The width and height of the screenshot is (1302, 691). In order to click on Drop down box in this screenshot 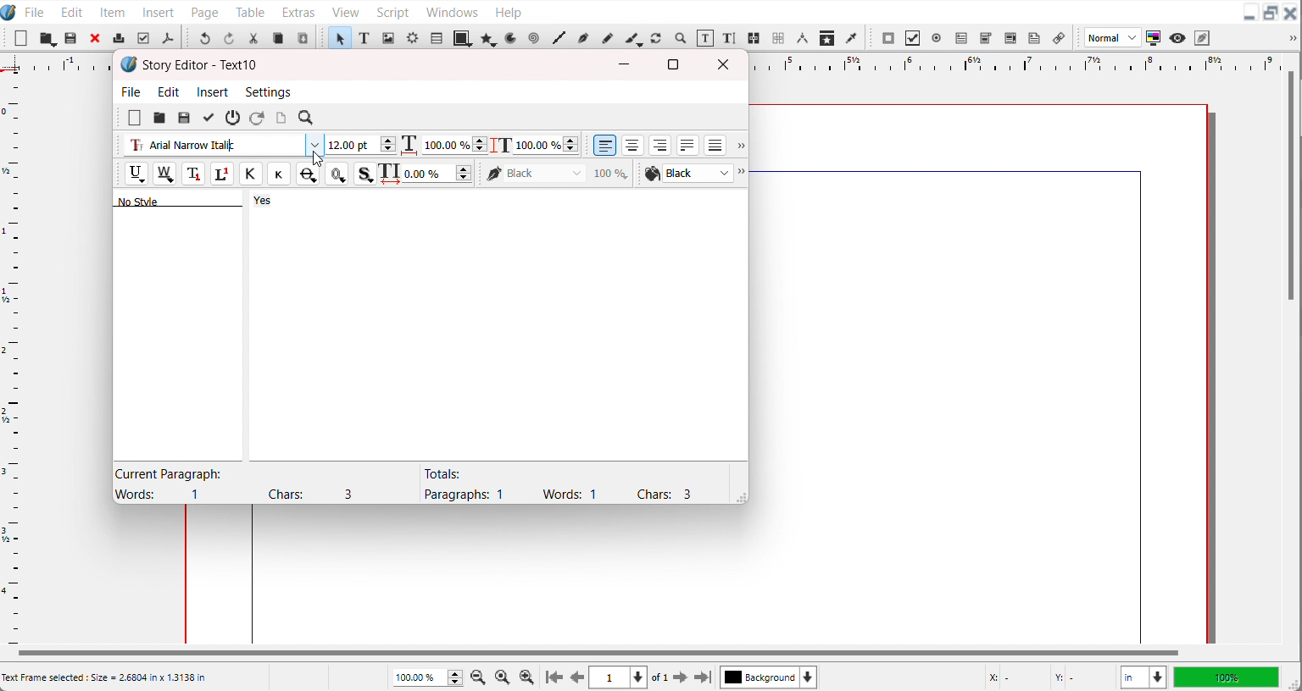, I will do `click(743, 174)`.